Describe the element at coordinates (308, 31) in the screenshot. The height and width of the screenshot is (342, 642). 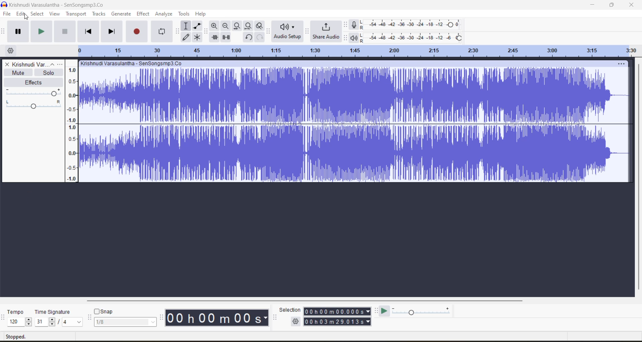
I see `share audio toolbar` at that location.